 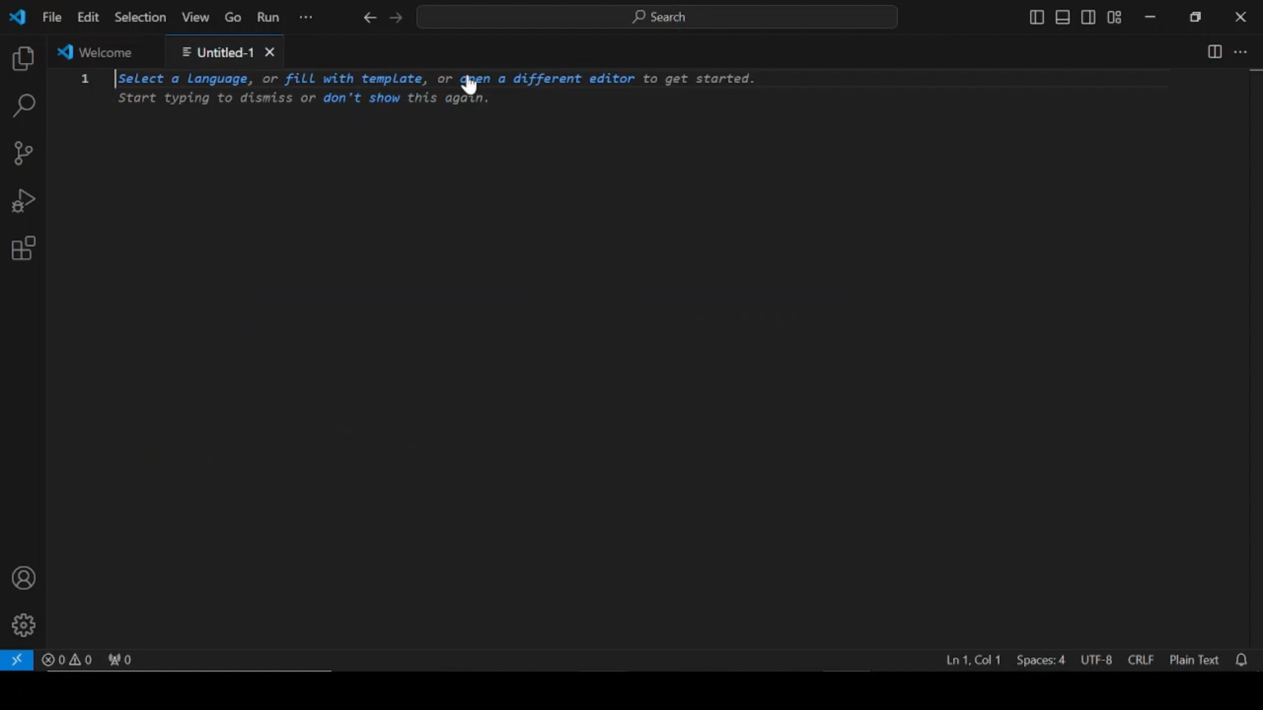 I want to click on welcome tab, so click(x=102, y=51).